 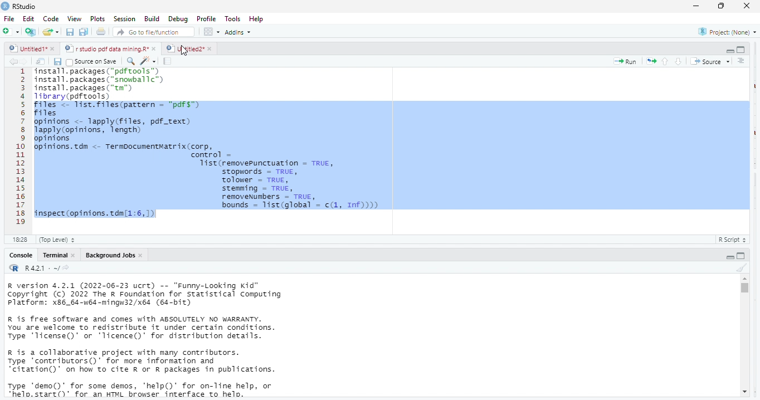 What do you see at coordinates (20, 238) in the screenshot?
I see `3.23` at bounding box center [20, 238].